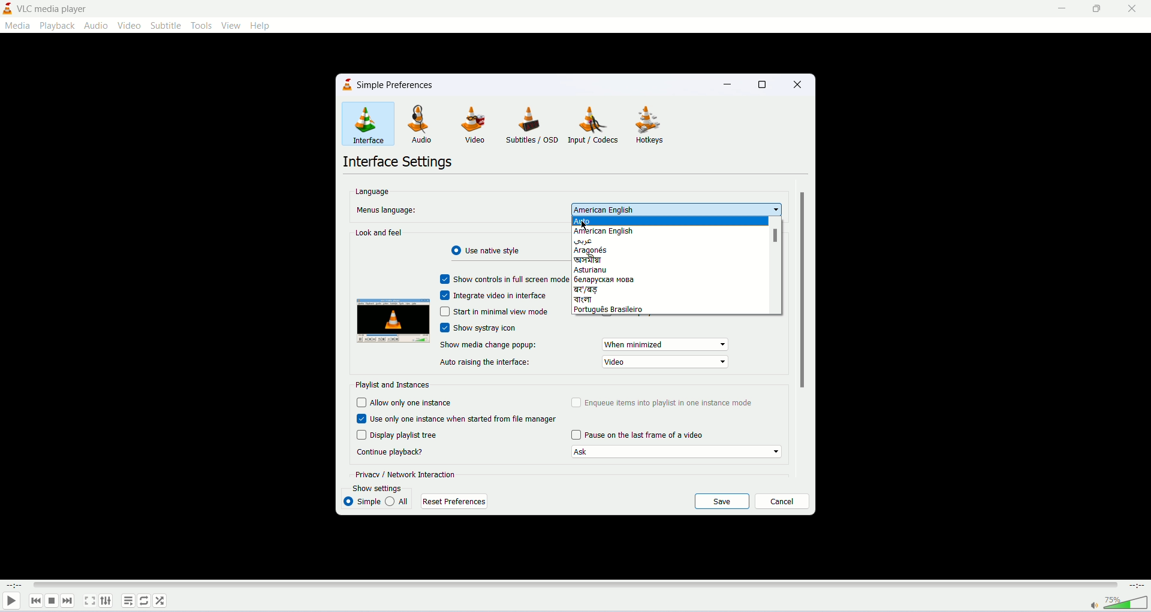  Describe the element at coordinates (379, 232) in the screenshot. I see `look and feel` at that location.